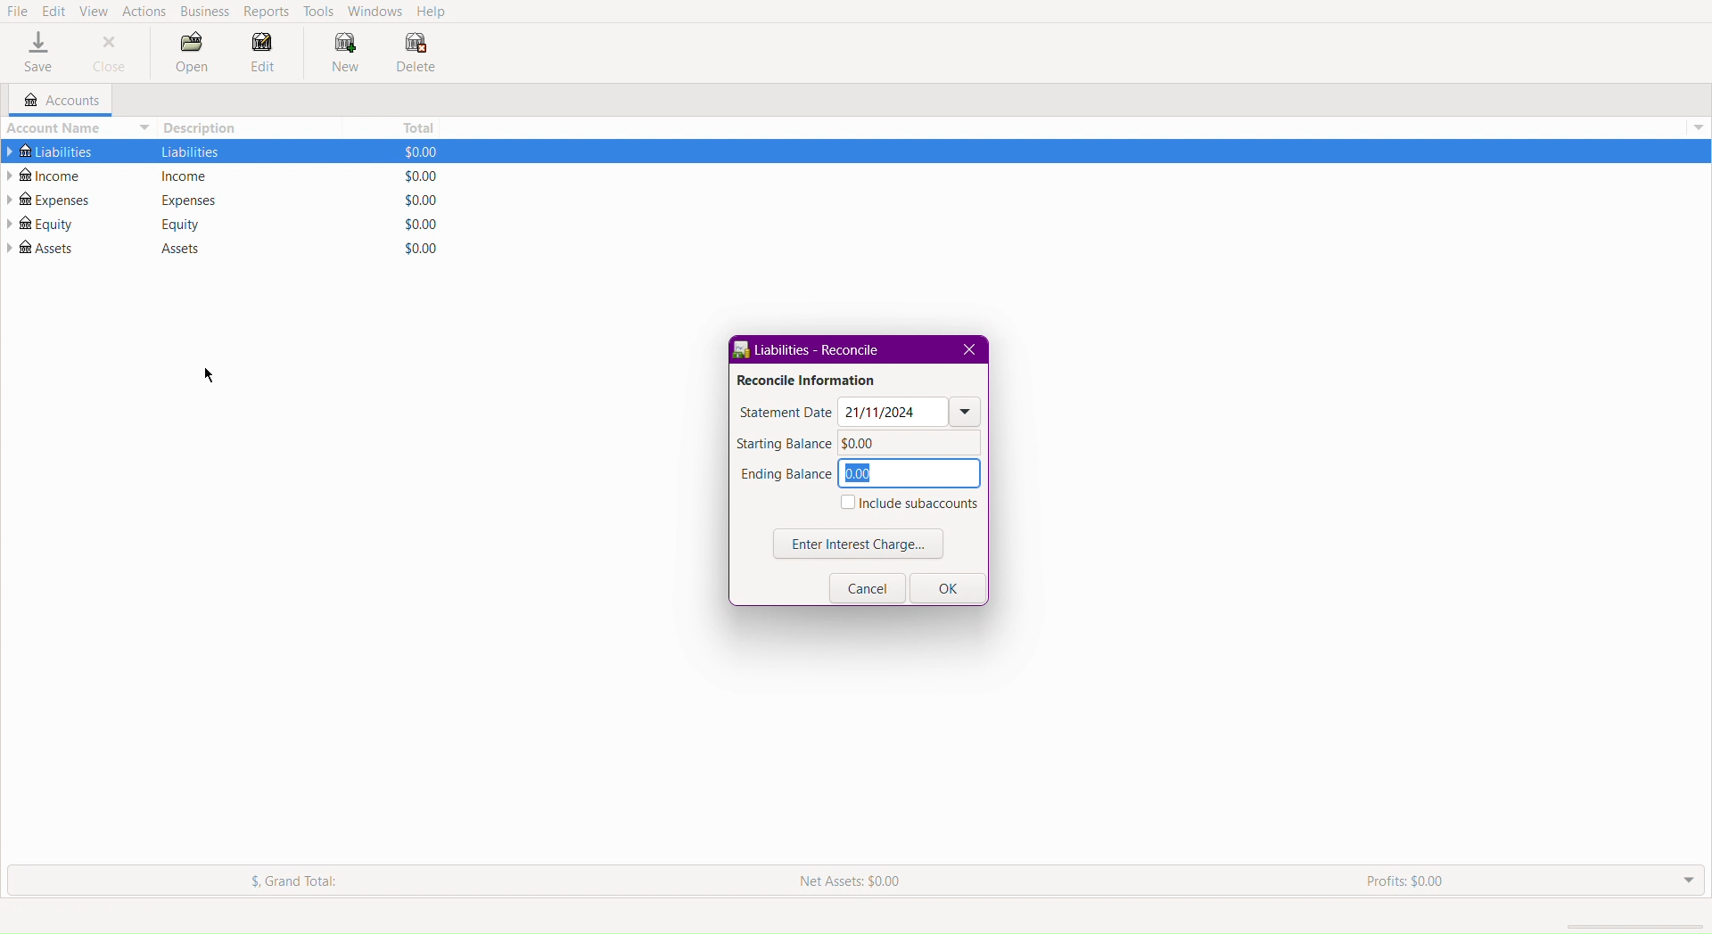 The image size is (1712, 934). What do you see at coordinates (31, 54) in the screenshot?
I see `Save` at bounding box center [31, 54].